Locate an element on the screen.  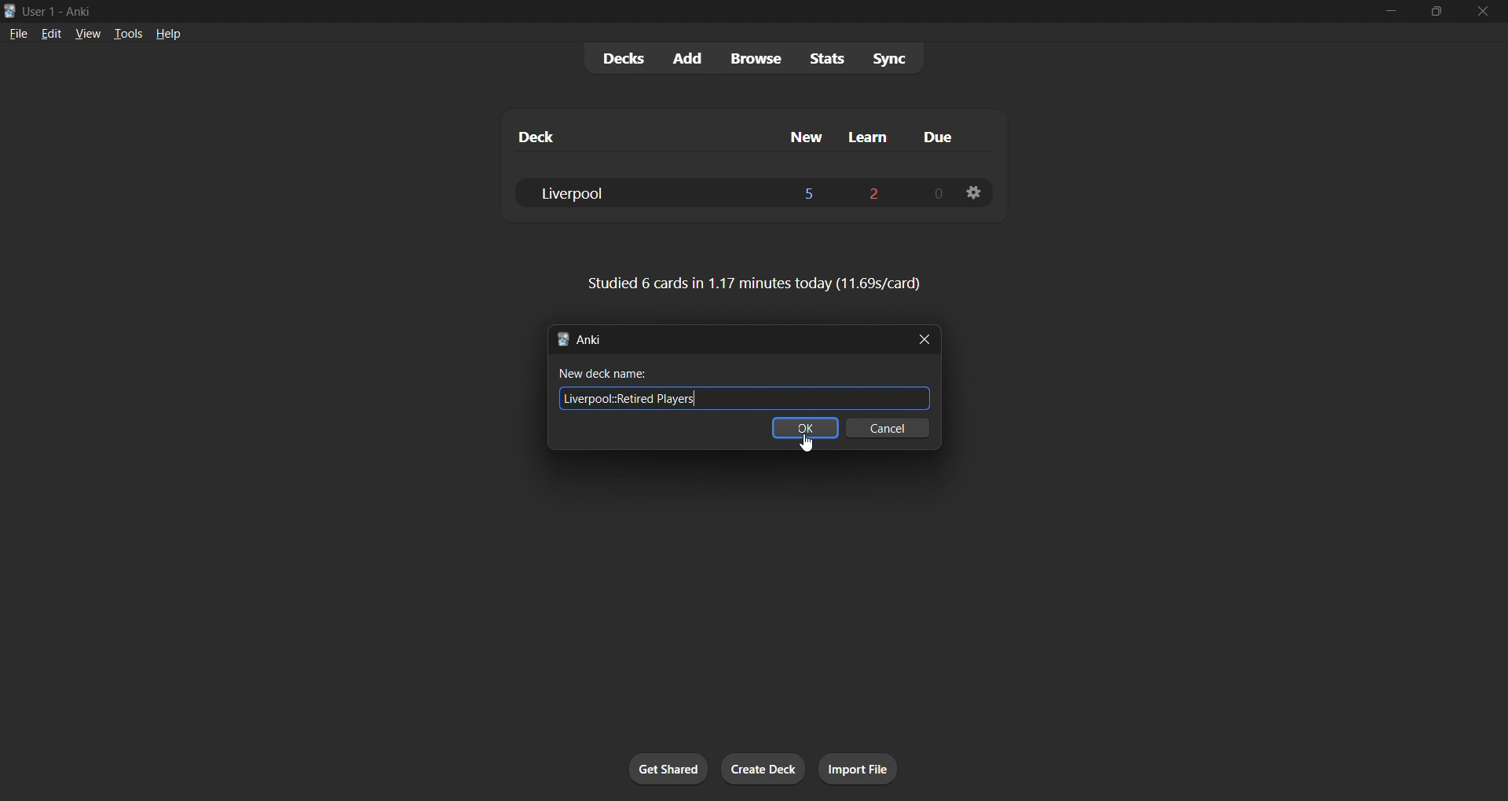
title bar is located at coordinates (666, 12).